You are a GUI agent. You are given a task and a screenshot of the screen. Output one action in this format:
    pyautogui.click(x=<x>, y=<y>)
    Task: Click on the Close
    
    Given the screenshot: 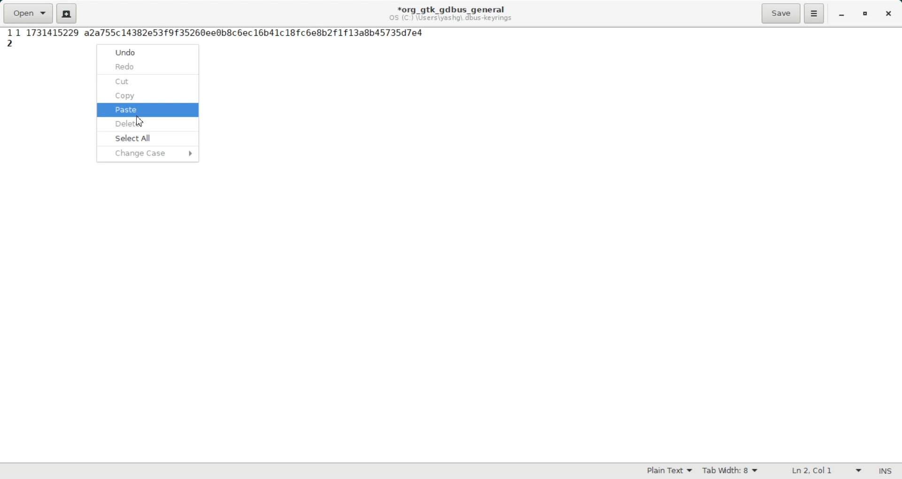 What is the action you would take?
    pyautogui.click(x=887, y=14)
    